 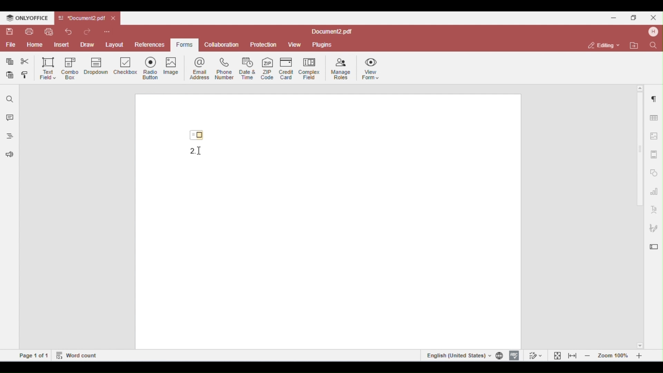 I want to click on onlyoffice, so click(x=27, y=18).